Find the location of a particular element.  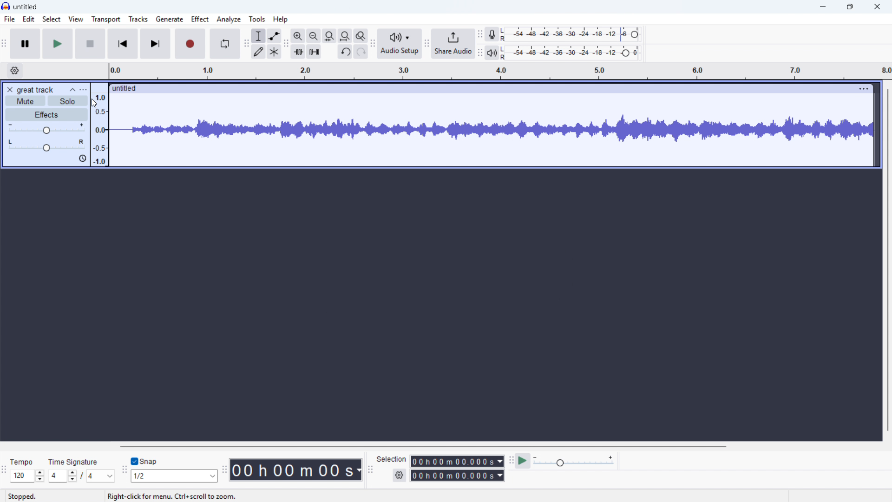

Recording metre toolbar  is located at coordinates (480, 34).